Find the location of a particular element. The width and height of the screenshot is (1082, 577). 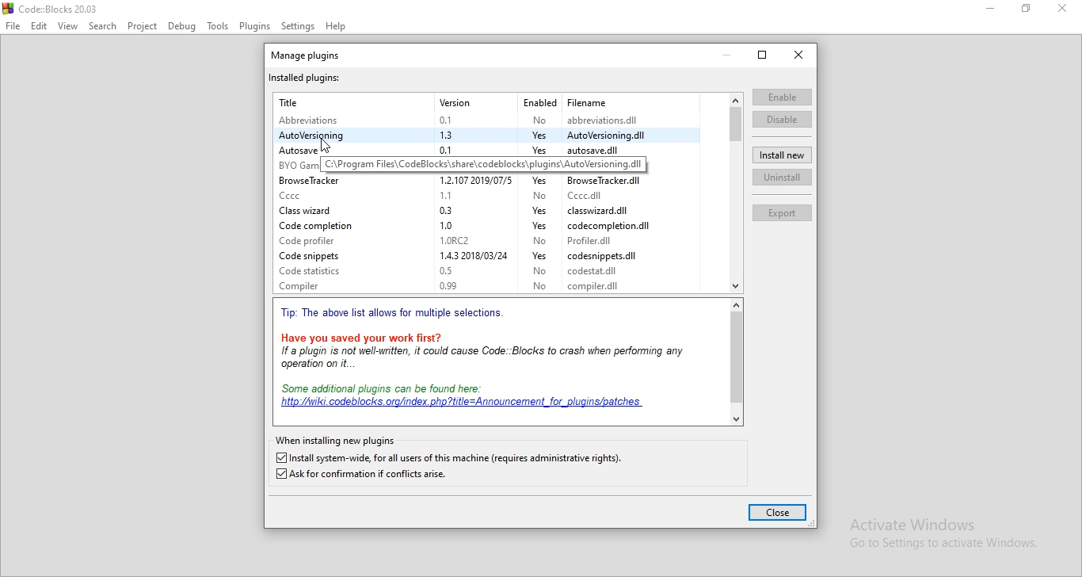

Code: Blocks 20.03 is located at coordinates (61, 9).